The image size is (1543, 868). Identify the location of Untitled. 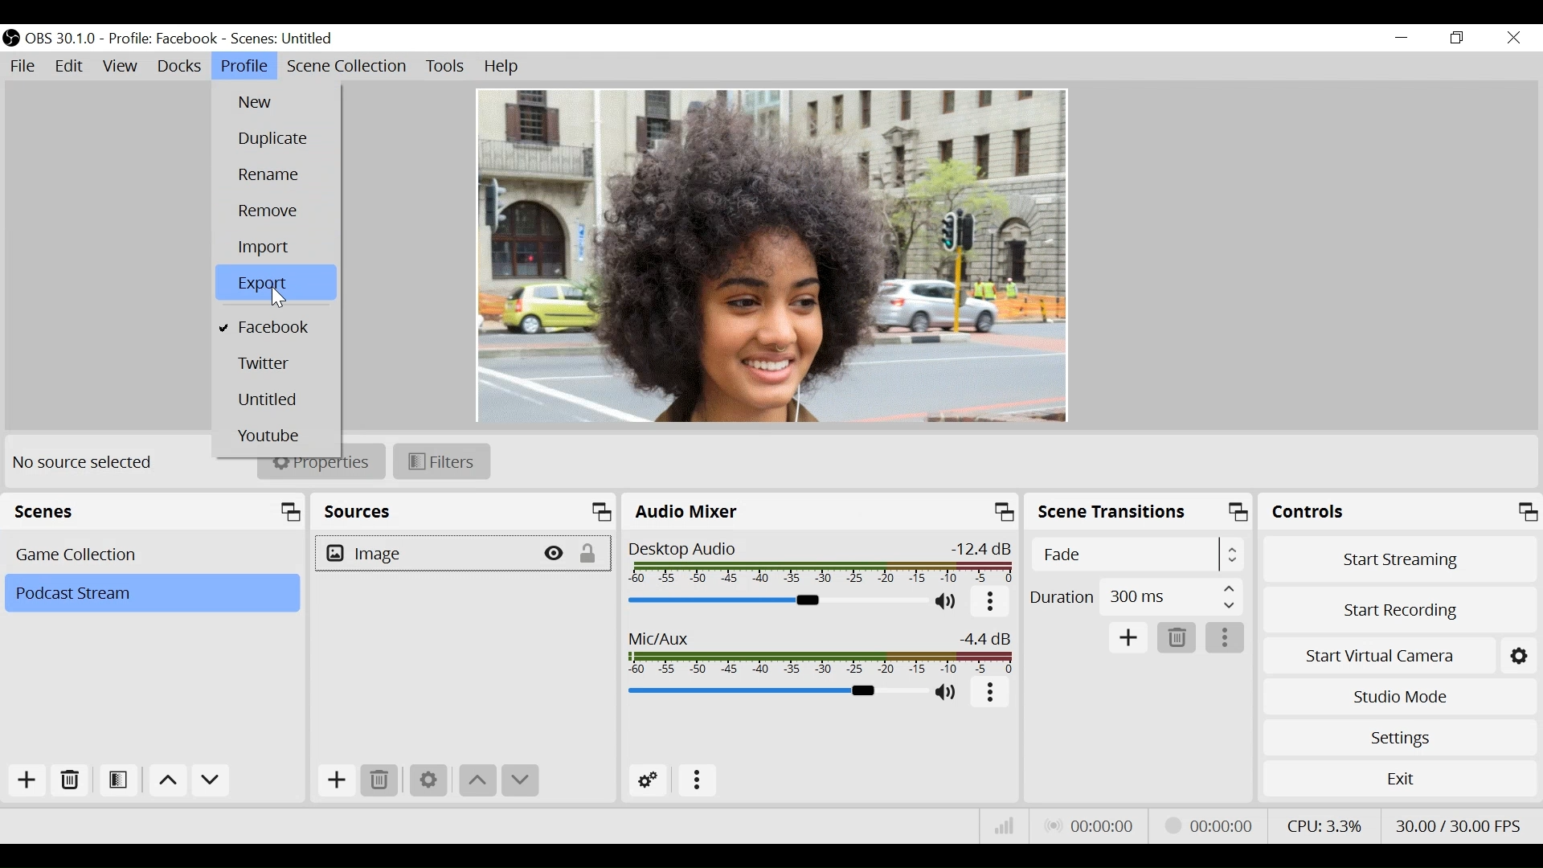
(274, 401).